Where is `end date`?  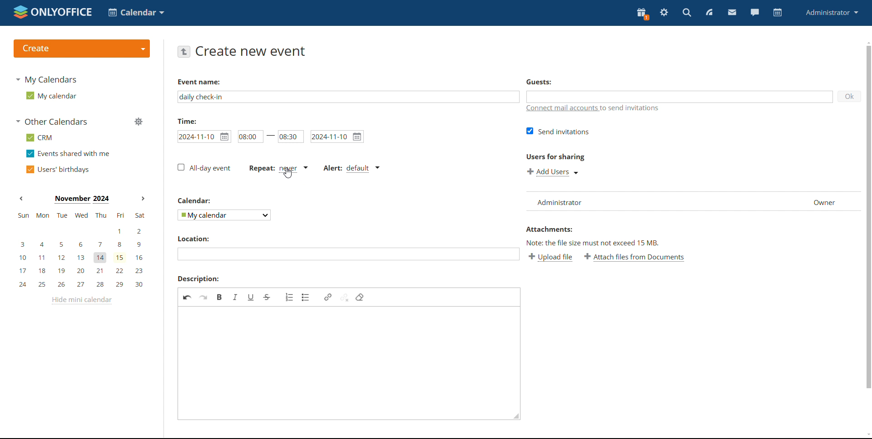 end date is located at coordinates (337, 137).